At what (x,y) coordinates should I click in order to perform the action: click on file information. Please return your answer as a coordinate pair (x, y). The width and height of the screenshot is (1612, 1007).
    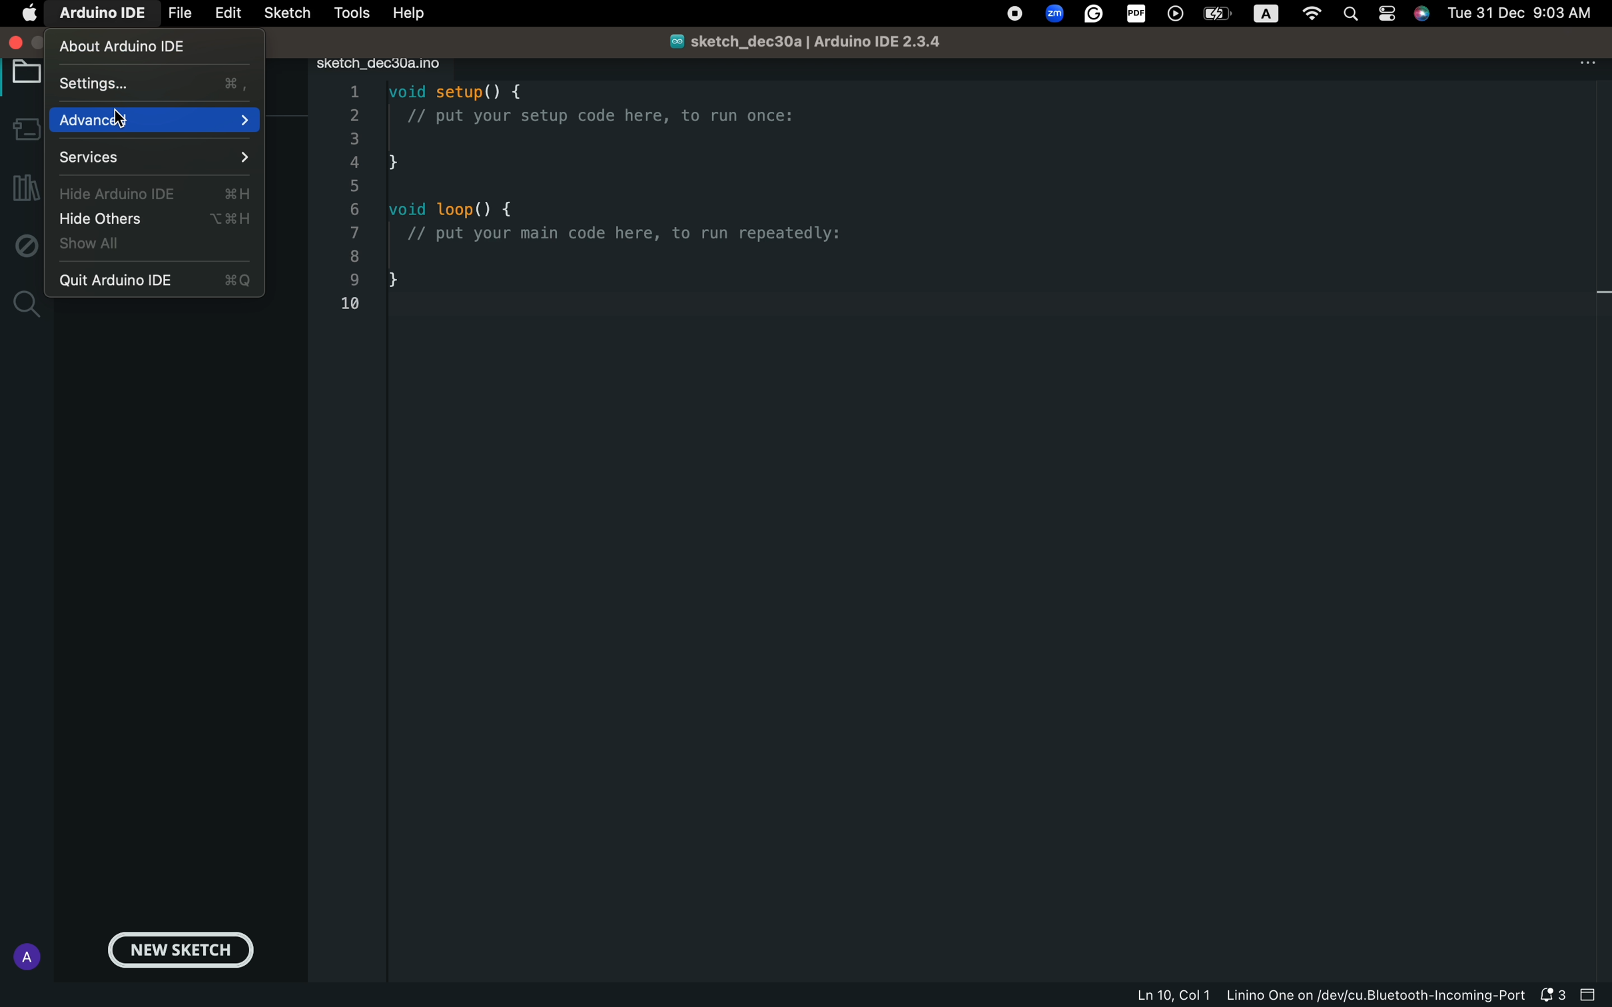
    Looking at the image, I should click on (1325, 996).